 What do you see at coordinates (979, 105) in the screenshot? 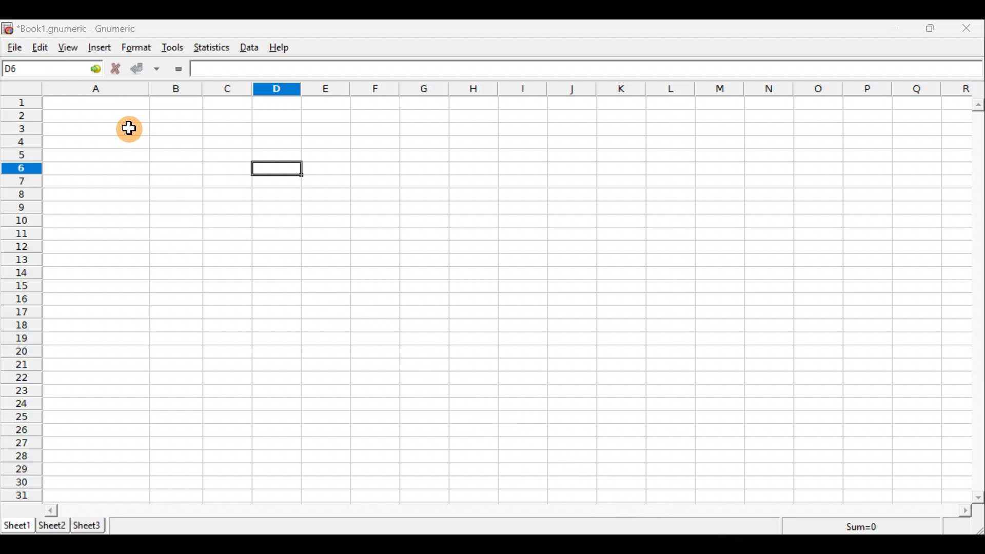
I see `scroll up` at bounding box center [979, 105].